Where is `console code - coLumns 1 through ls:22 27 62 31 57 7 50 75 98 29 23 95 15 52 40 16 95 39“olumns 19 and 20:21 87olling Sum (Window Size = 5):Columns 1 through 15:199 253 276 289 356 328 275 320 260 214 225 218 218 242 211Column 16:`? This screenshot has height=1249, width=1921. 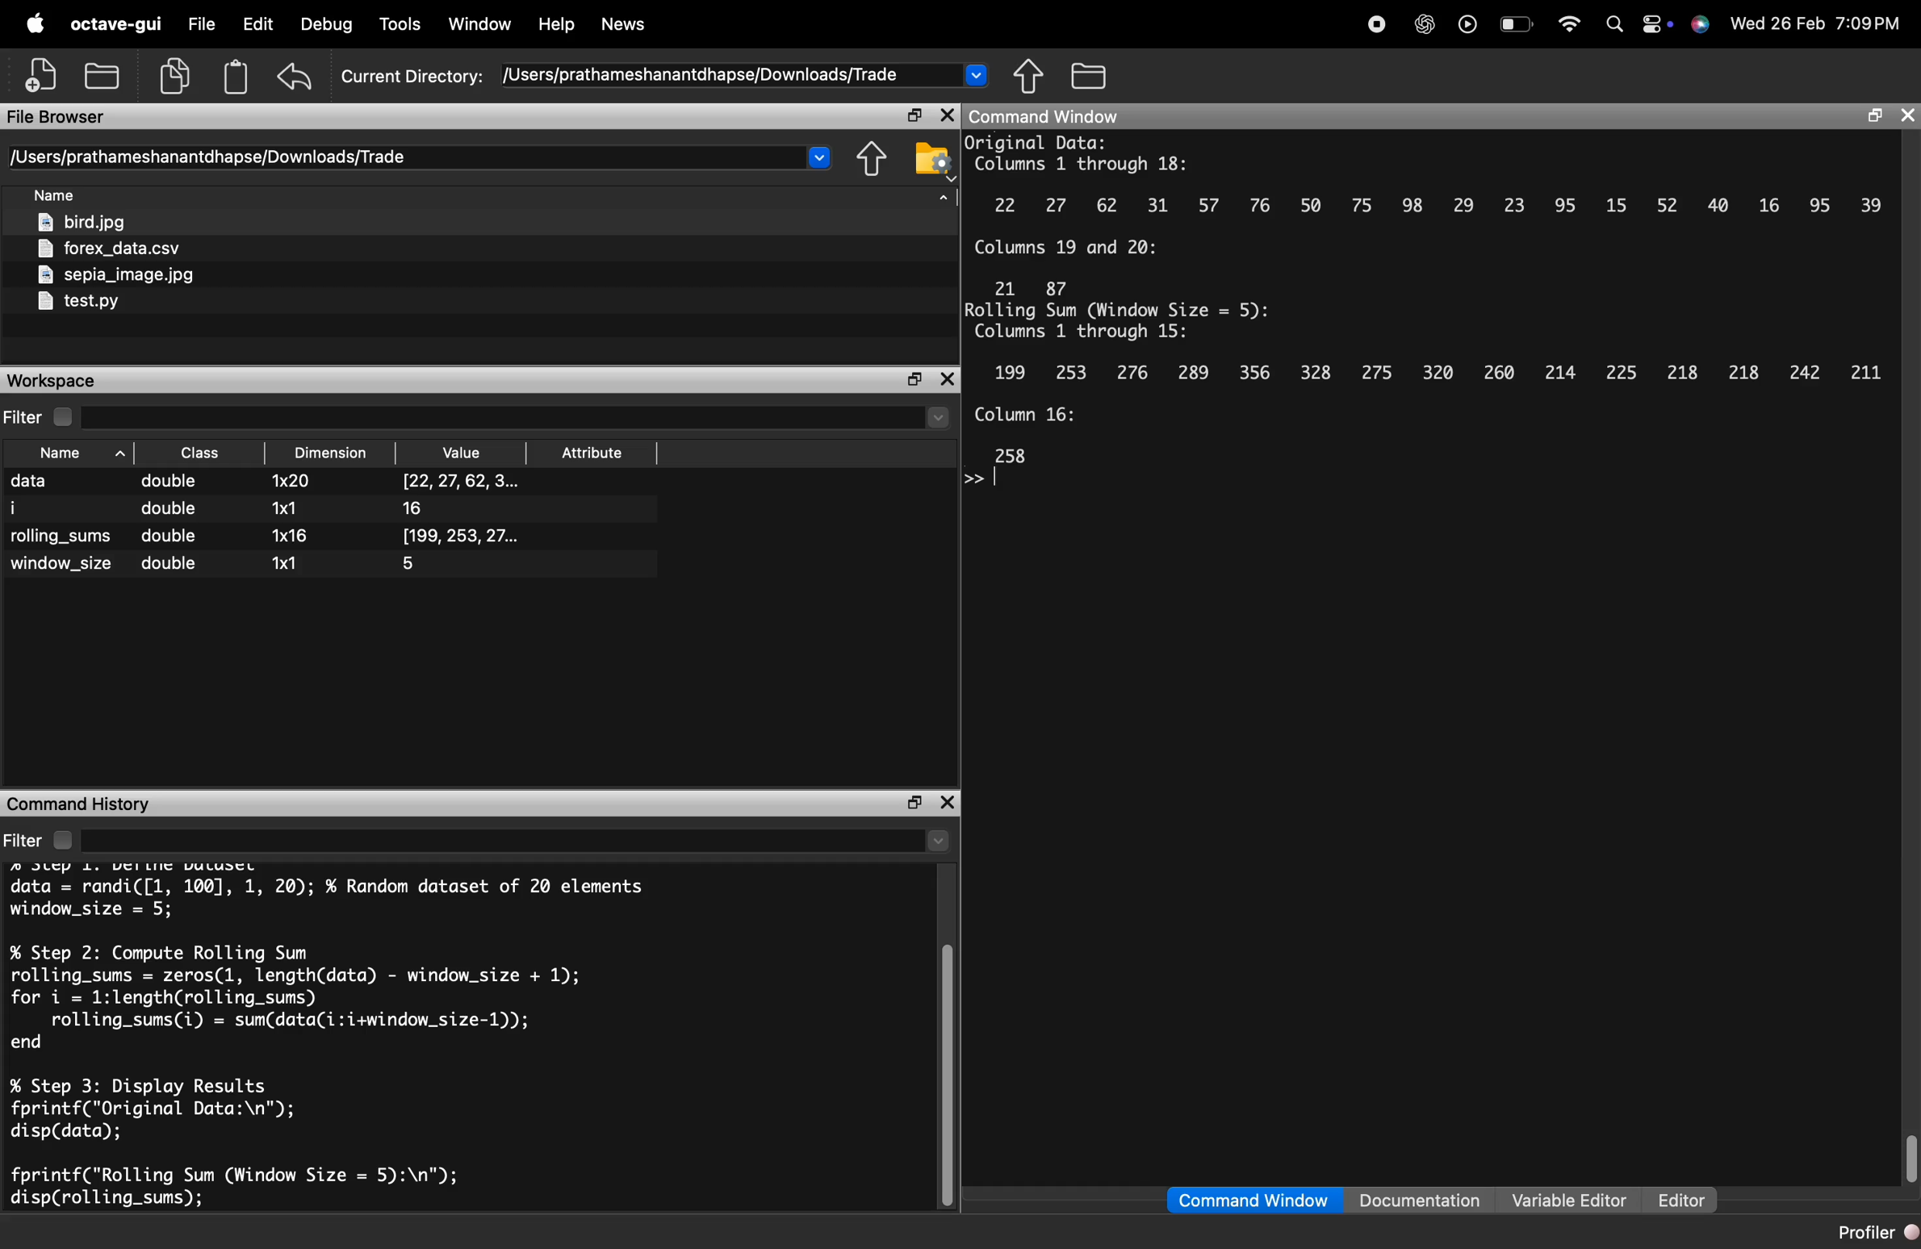
console code - coLumns 1 through ls:22 27 62 31 57 7 50 75 98 29 23 95 15 52 40 16 95 39“olumns 19 and 20:21 87olling Sum (Window Size = 5):Columns 1 through 15:199 253 276 289 356 328 275 320 260 214 225 218 218 242 211Column 16: is located at coordinates (1426, 314).